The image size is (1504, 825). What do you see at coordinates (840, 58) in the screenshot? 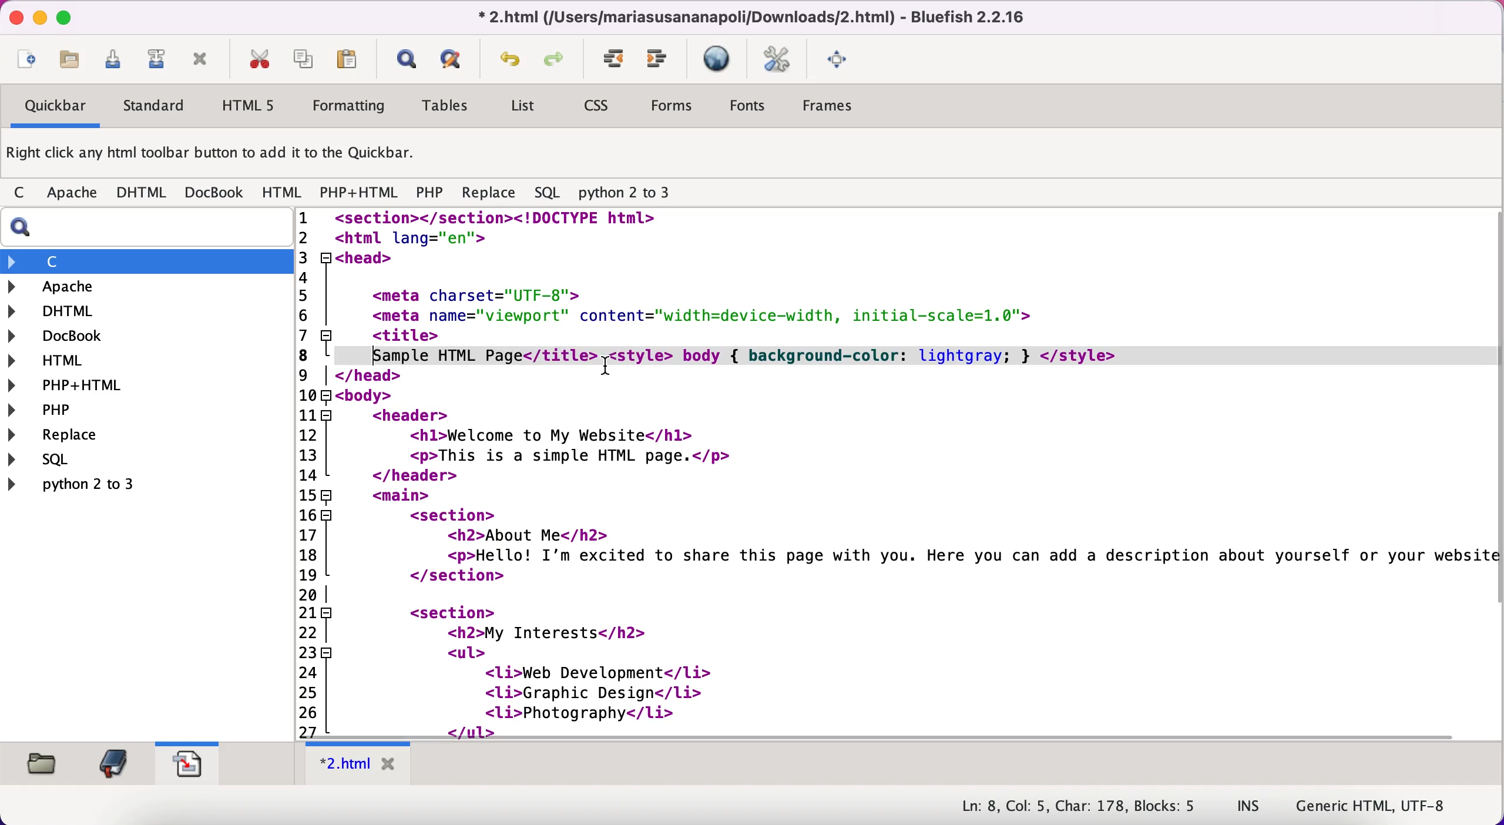
I see `full screen` at bounding box center [840, 58].